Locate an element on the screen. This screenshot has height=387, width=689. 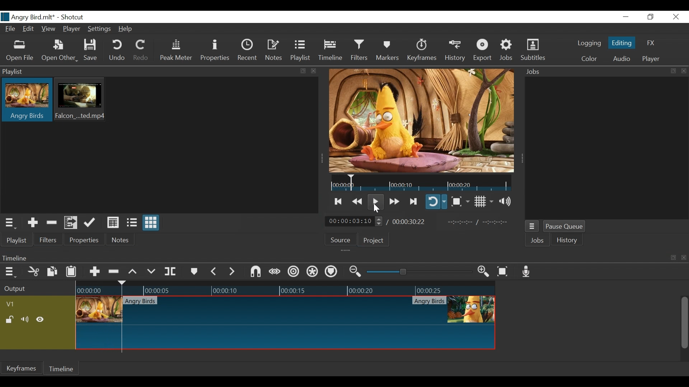
(un)lock track is located at coordinates (9, 321).